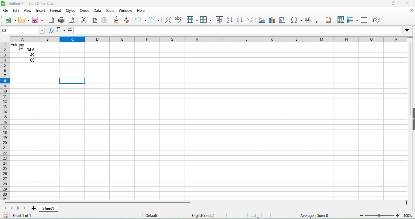 The width and height of the screenshot is (415, 219). I want to click on selected cell, so click(73, 81).